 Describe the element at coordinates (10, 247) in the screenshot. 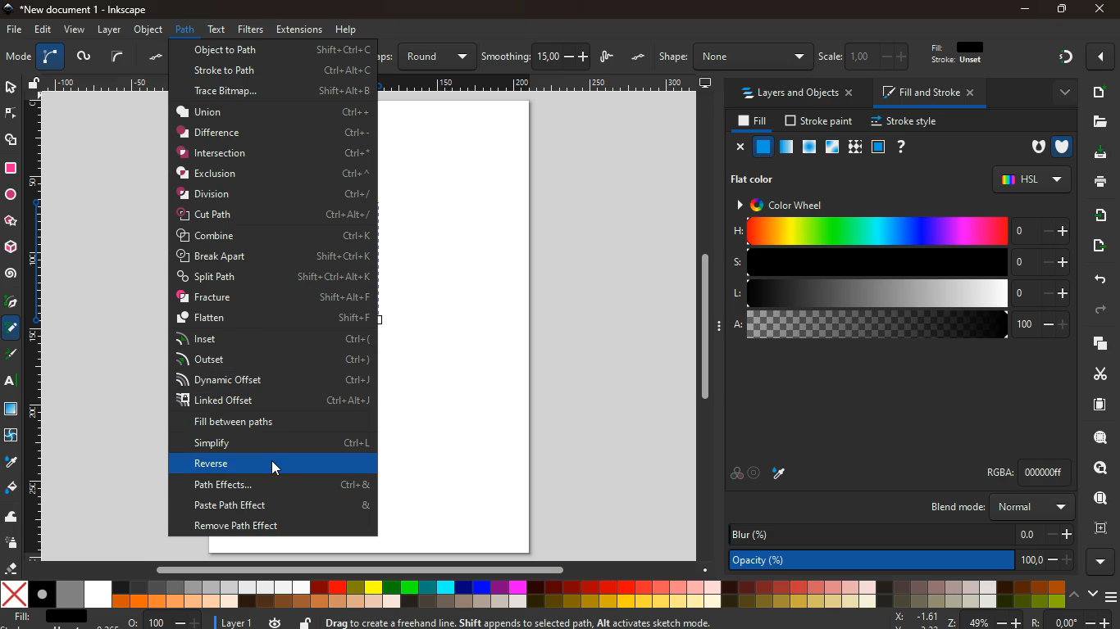

I see `3d tool` at that location.